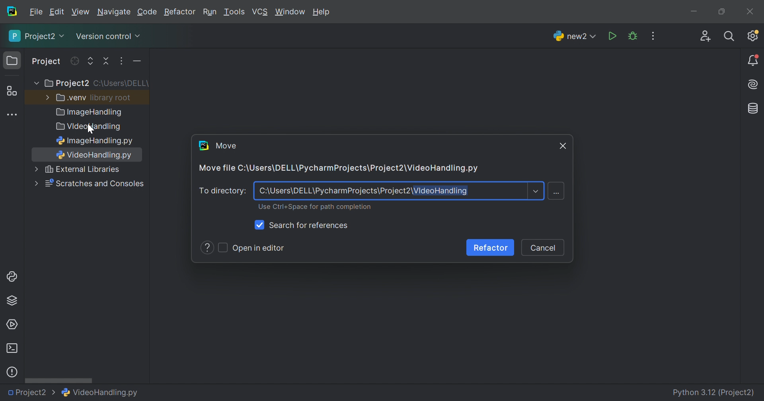 The width and height of the screenshot is (764, 401). Describe the element at coordinates (542, 249) in the screenshot. I see `Cancel` at that location.